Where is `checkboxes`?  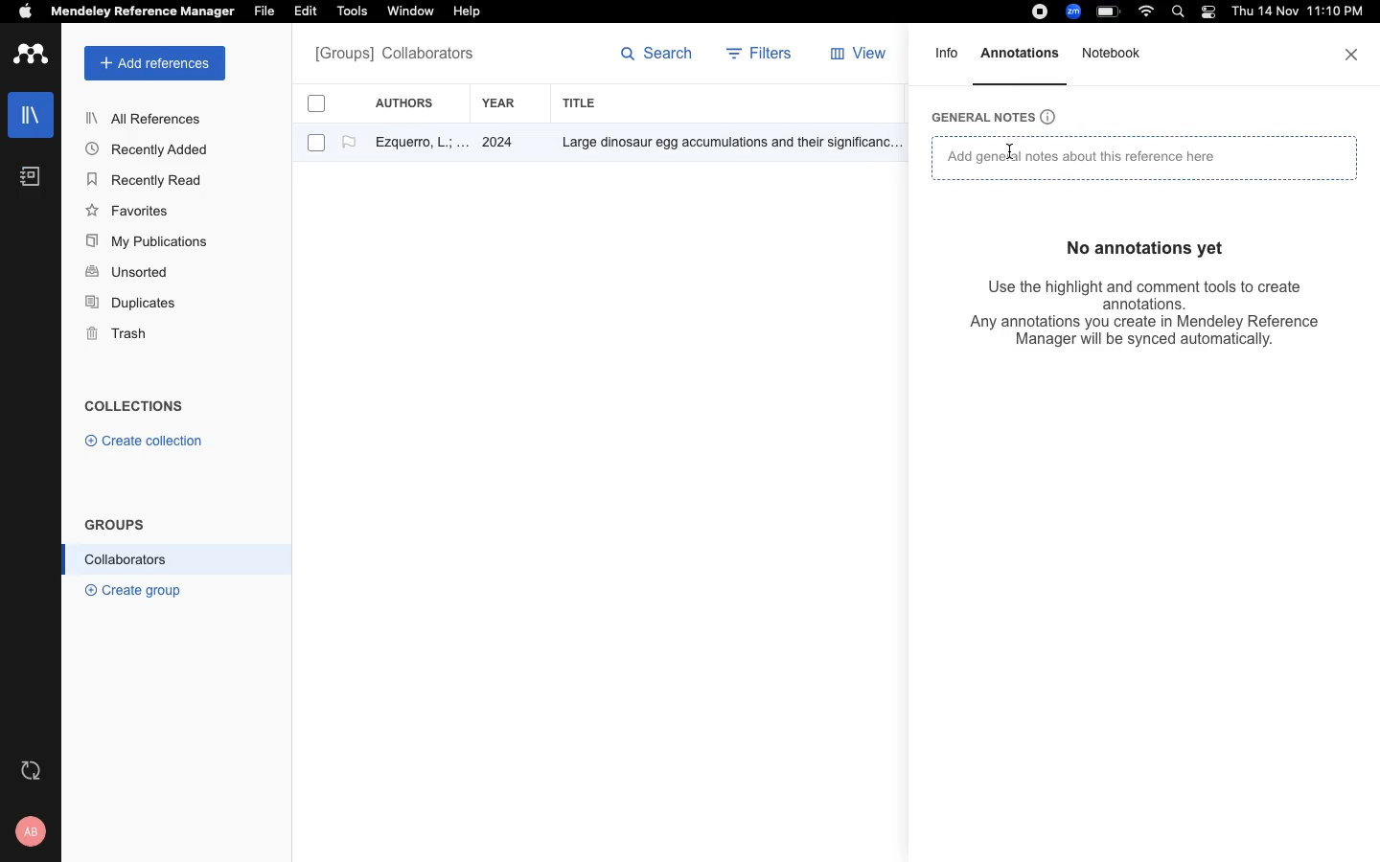 checkboxes is located at coordinates (309, 126).